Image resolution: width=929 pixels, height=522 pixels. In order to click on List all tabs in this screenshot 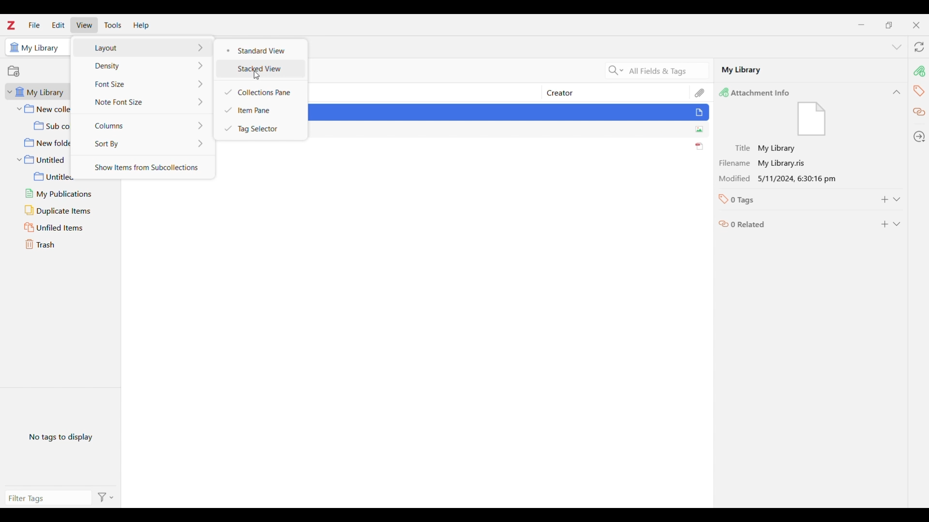, I will do `click(897, 47)`.